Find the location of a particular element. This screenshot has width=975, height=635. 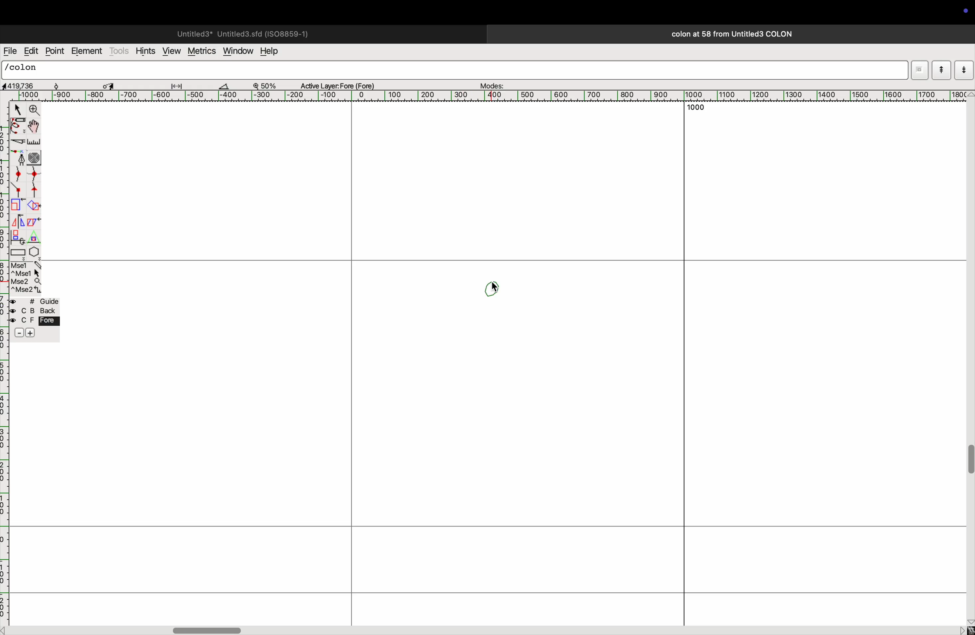

tools is located at coordinates (120, 51).